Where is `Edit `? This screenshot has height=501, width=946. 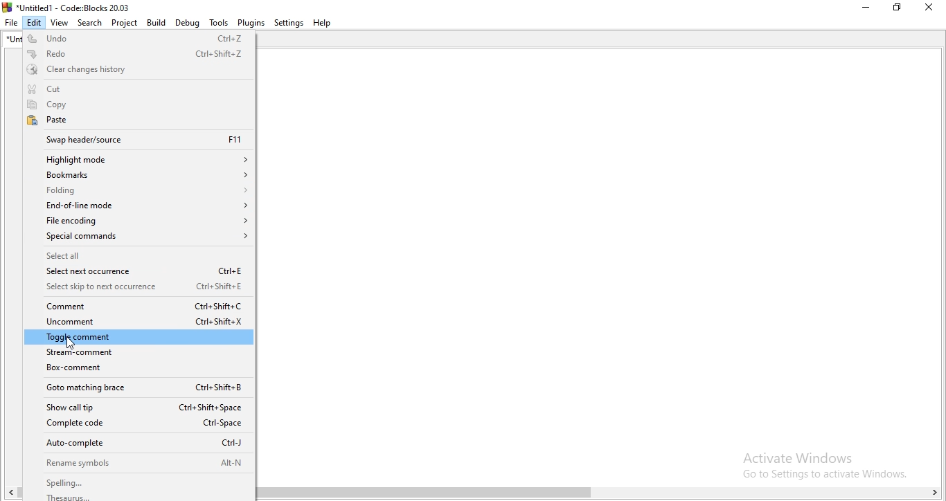
Edit  is located at coordinates (34, 23).